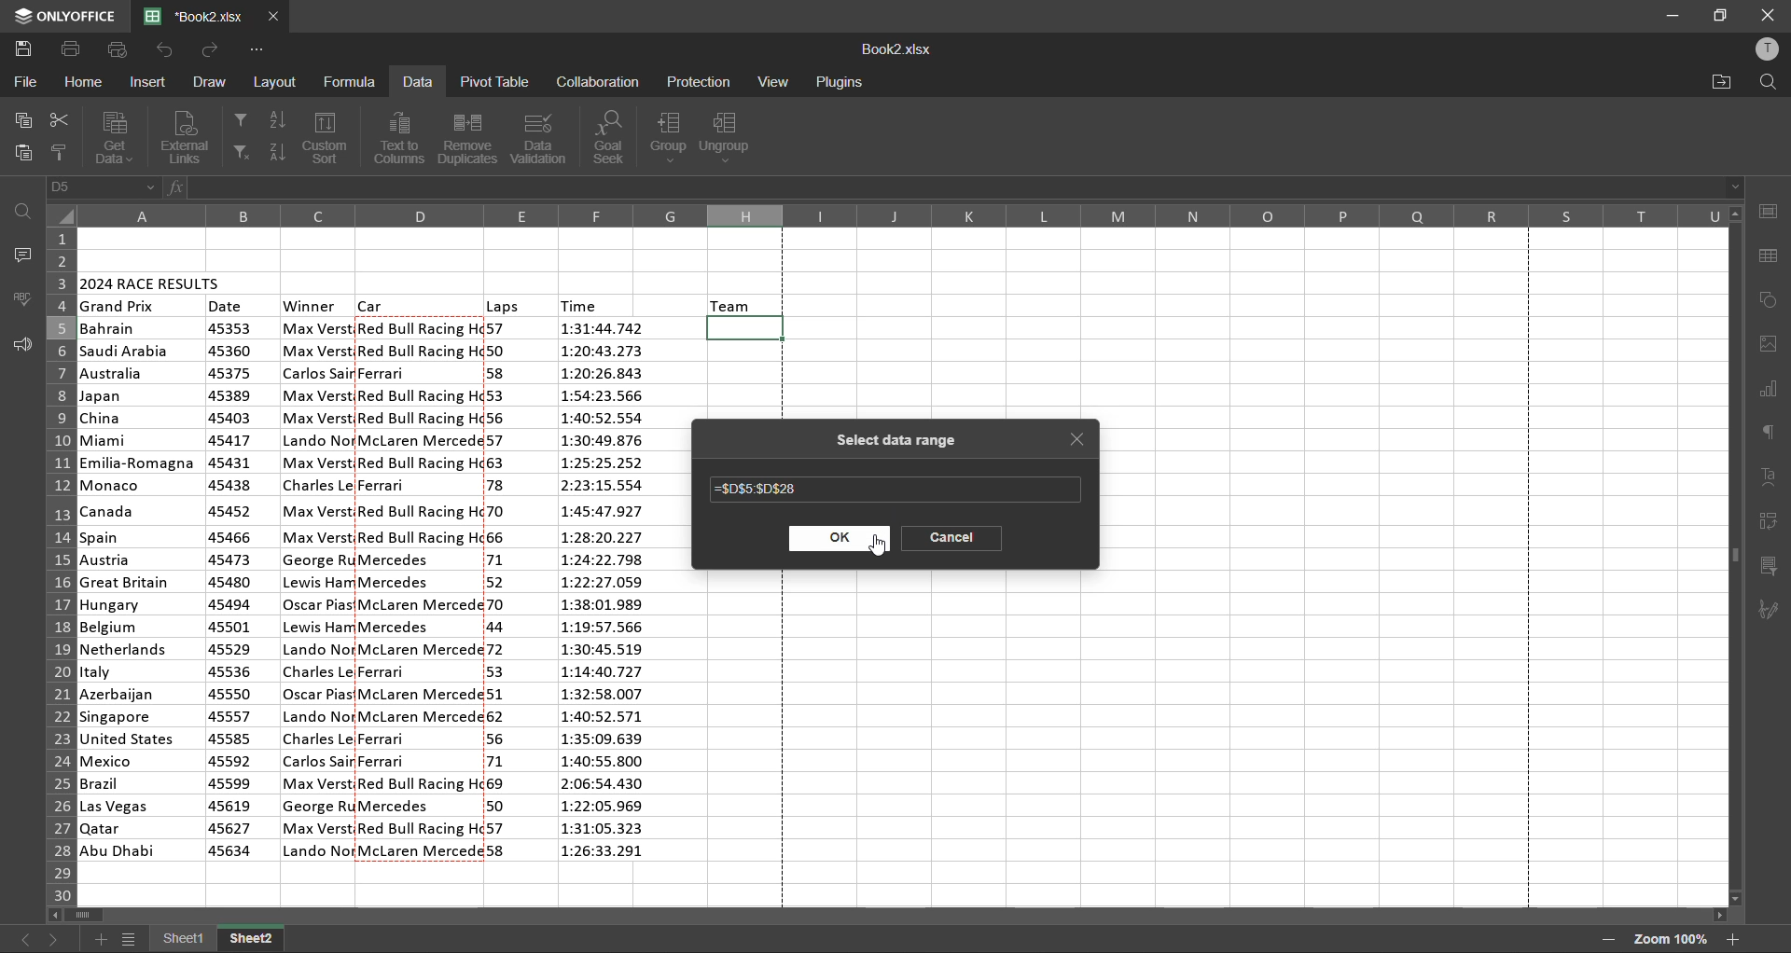 The image size is (1791, 953). What do you see at coordinates (1672, 17) in the screenshot?
I see `minimize` at bounding box center [1672, 17].